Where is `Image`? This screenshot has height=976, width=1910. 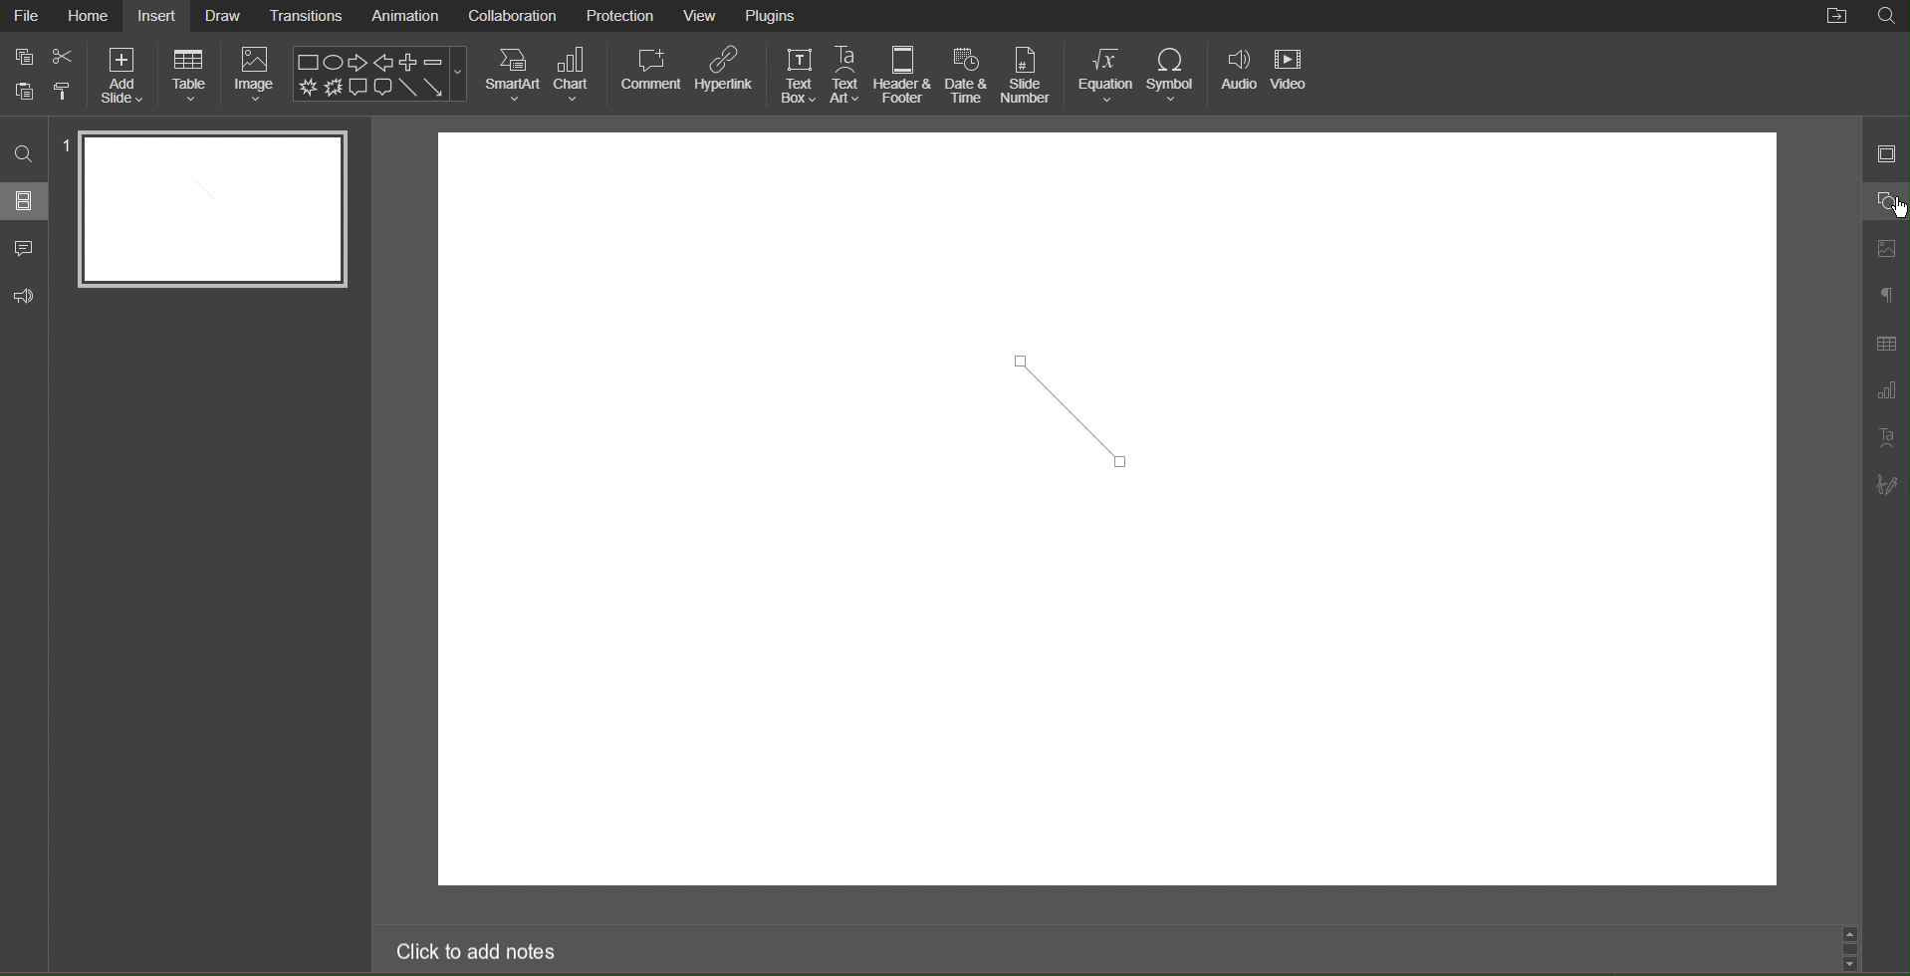 Image is located at coordinates (257, 78).